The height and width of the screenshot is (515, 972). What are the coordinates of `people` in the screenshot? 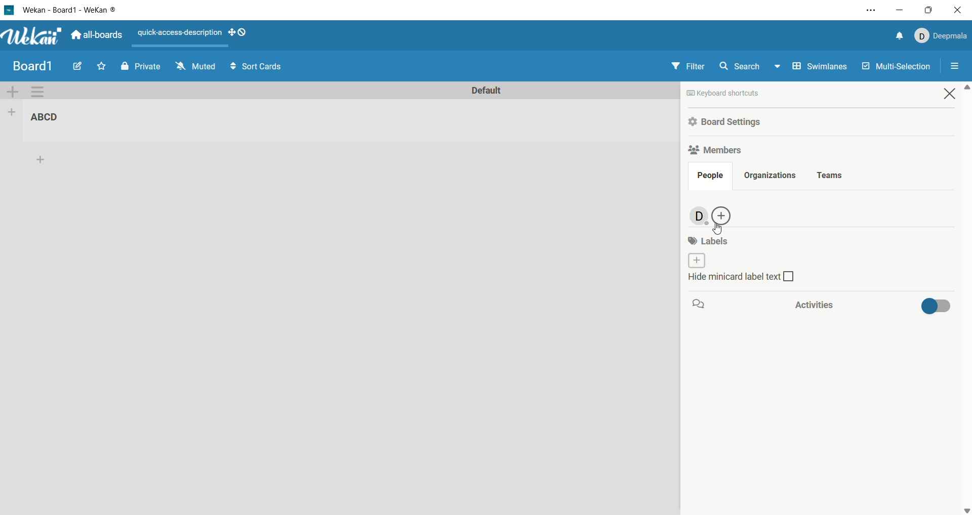 It's located at (710, 177).